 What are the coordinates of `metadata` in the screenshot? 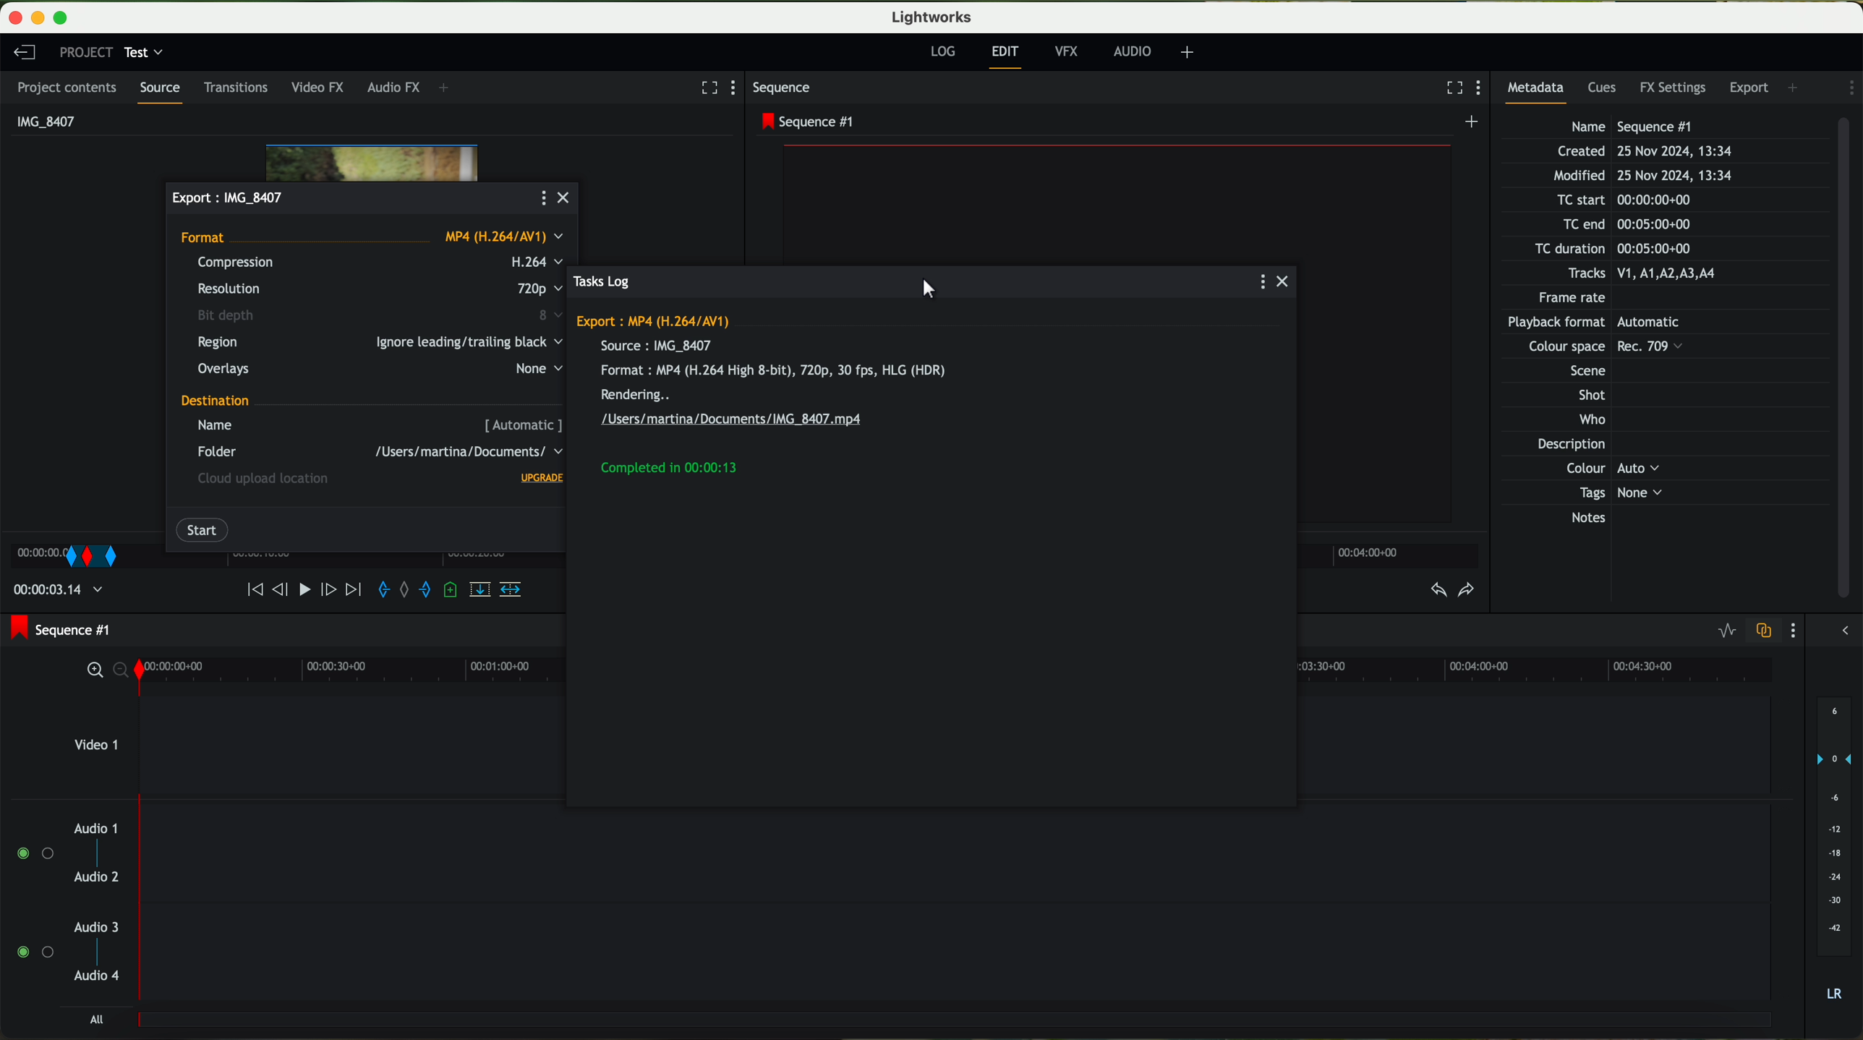 It's located at (1541, 91).